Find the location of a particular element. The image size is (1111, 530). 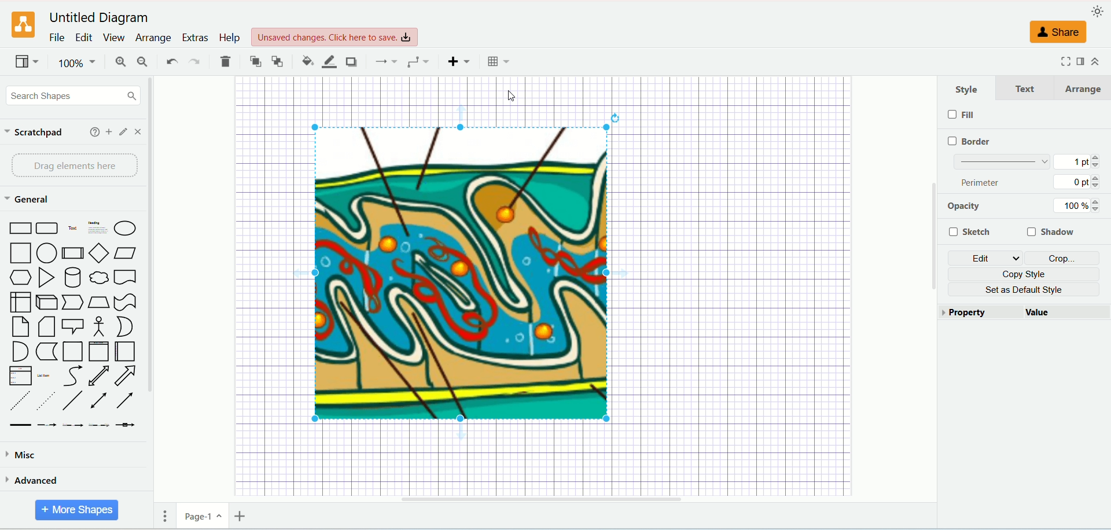

sketch is located at coordinates (969, 230).